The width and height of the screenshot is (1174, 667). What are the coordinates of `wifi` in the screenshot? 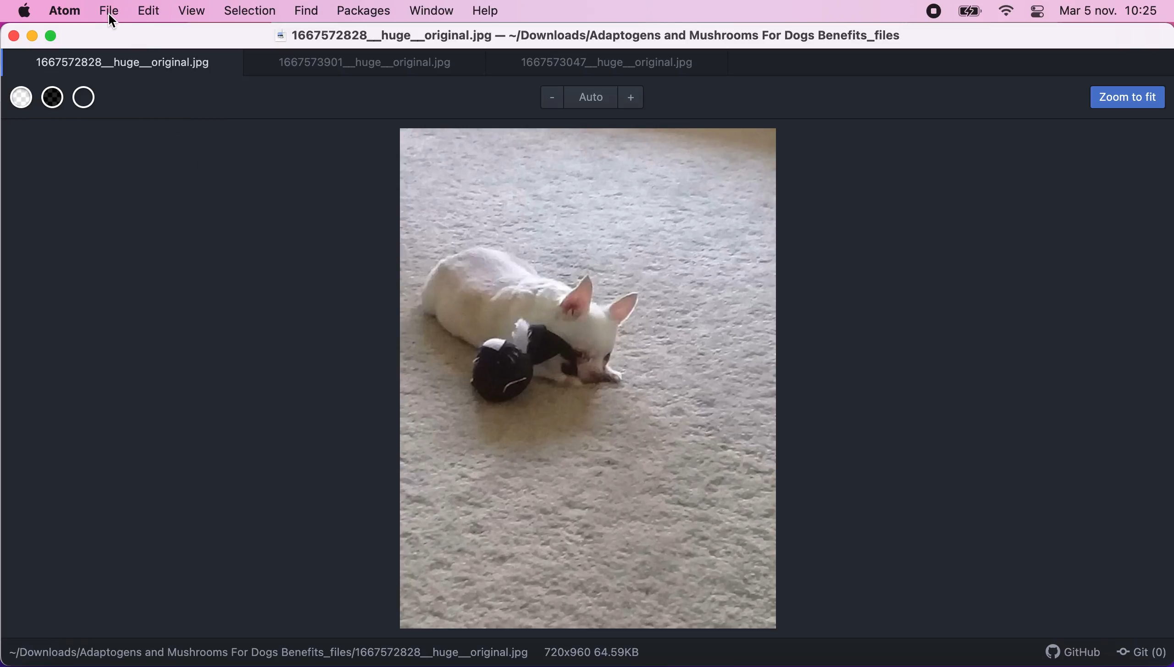 It's located at (1007, 12).